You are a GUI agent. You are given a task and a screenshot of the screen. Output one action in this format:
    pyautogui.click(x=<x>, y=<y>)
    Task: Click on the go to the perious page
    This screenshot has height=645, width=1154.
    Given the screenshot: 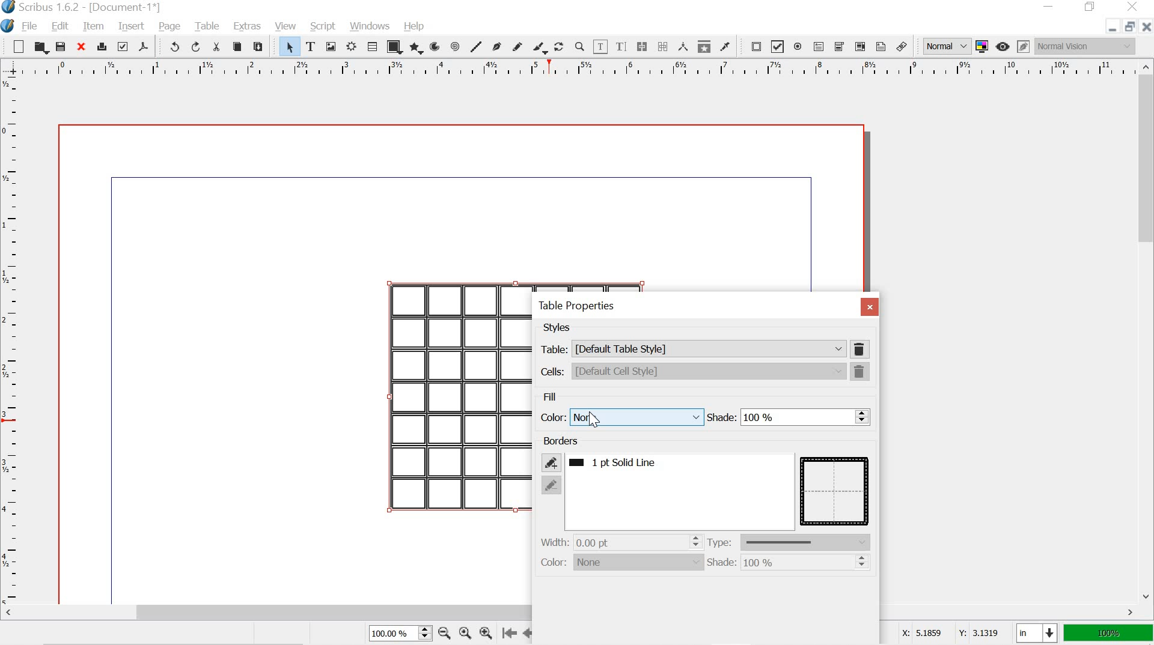 What is the action you would take?
    pyautogui.click(x=530, y=632)
    